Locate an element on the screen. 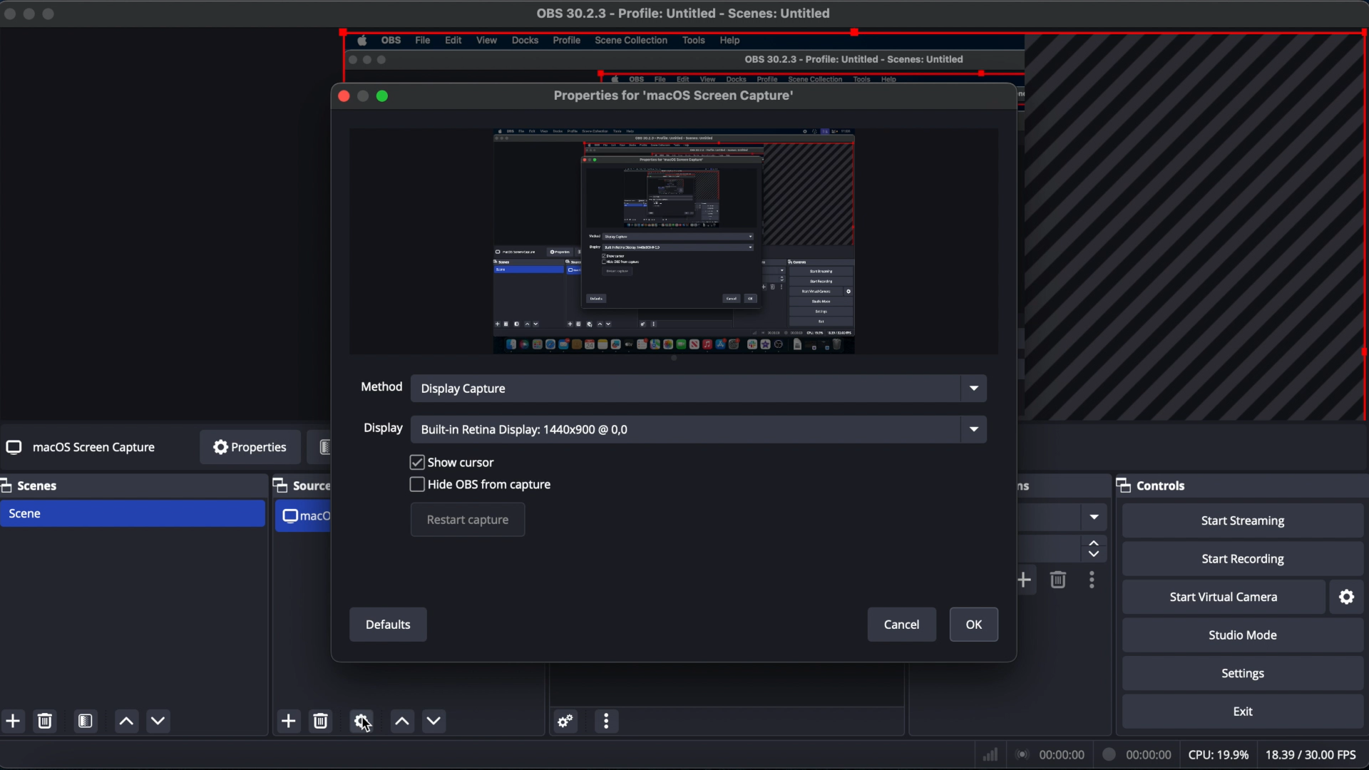 This screenshot has width=1369, height=770. settings is located at coordinates (1246, 674).